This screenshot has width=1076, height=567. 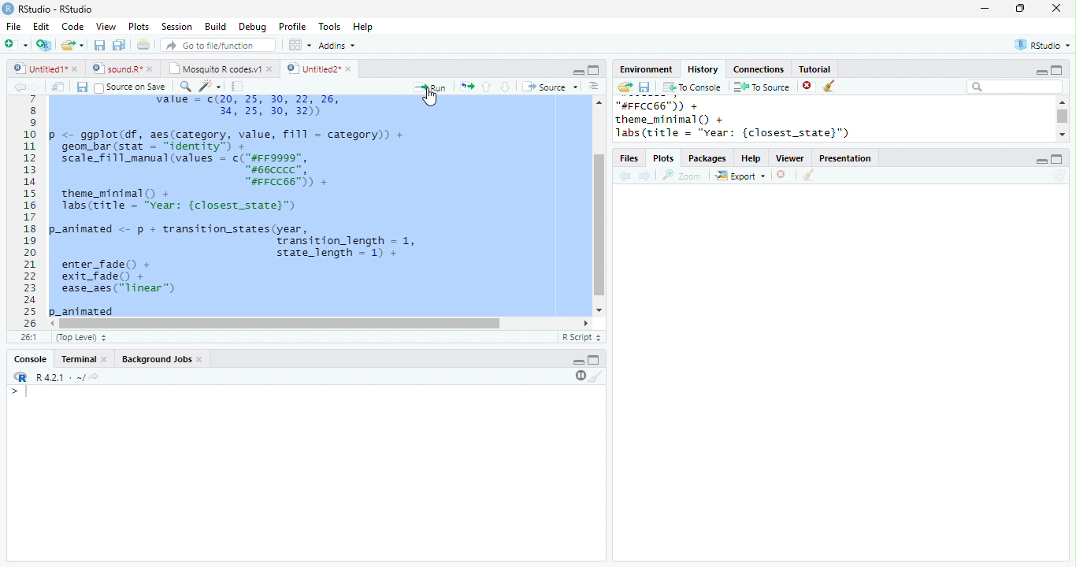 What do you see at coordinates (1043, 44) in the screenshot?
I see `RStudio` at bounding box center [1043, 44].